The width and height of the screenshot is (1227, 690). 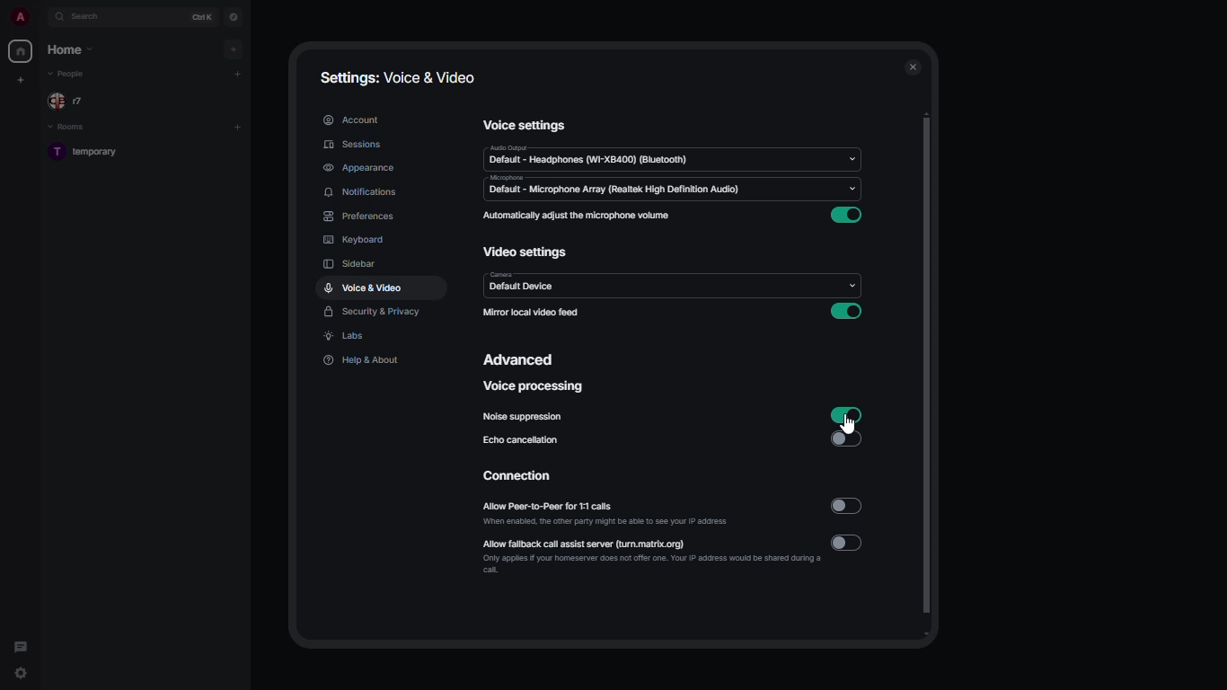 I want to click on ctrl K, so click(x=206, y=16).